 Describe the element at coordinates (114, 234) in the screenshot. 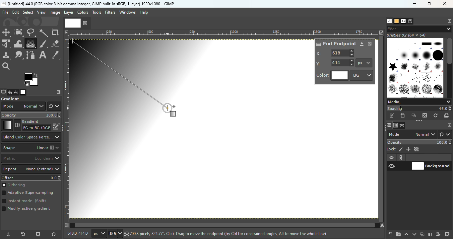

I see `Enter image size` at that location.